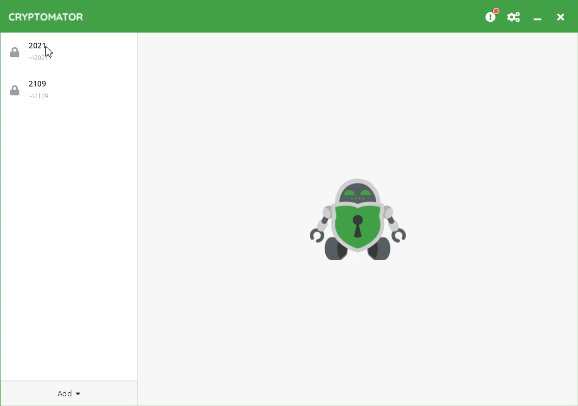  Describe the element at coordinates (69, 51) in the screenshot. I see `2021 - Vault` at that location.